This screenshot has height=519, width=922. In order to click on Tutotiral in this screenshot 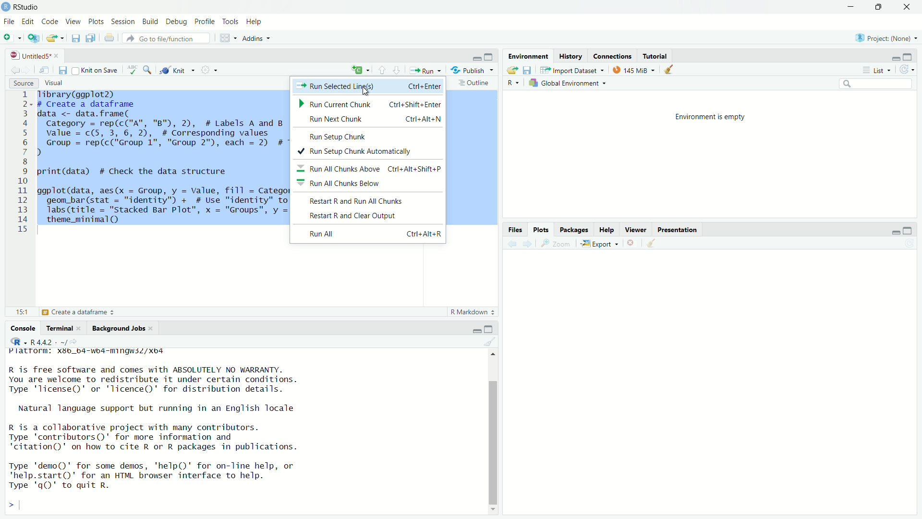, I will do `click(655, 55)`.